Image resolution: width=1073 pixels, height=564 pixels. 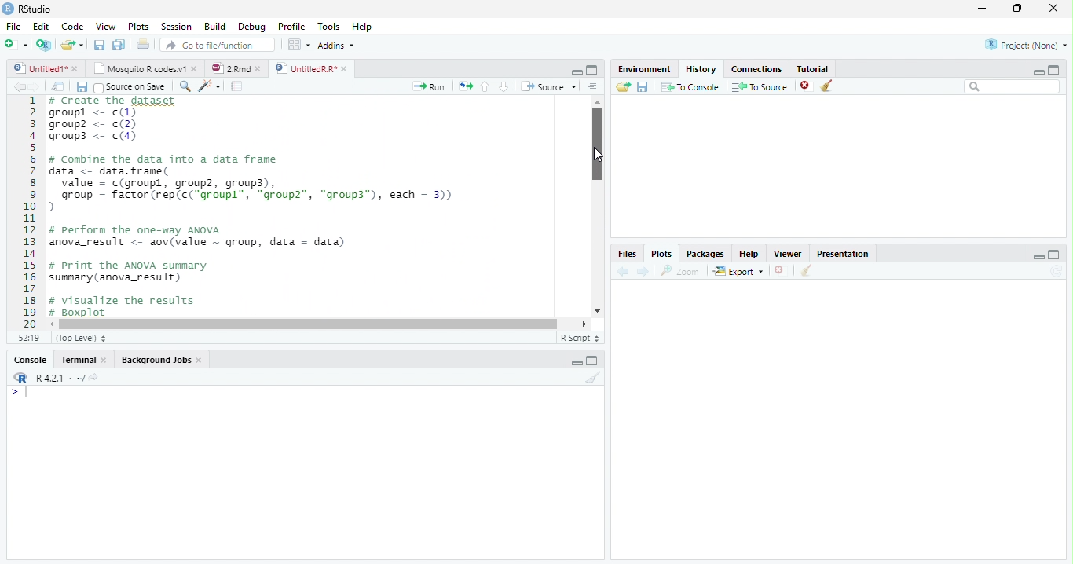 I want to click on To Console, so click(x=690, y=86).